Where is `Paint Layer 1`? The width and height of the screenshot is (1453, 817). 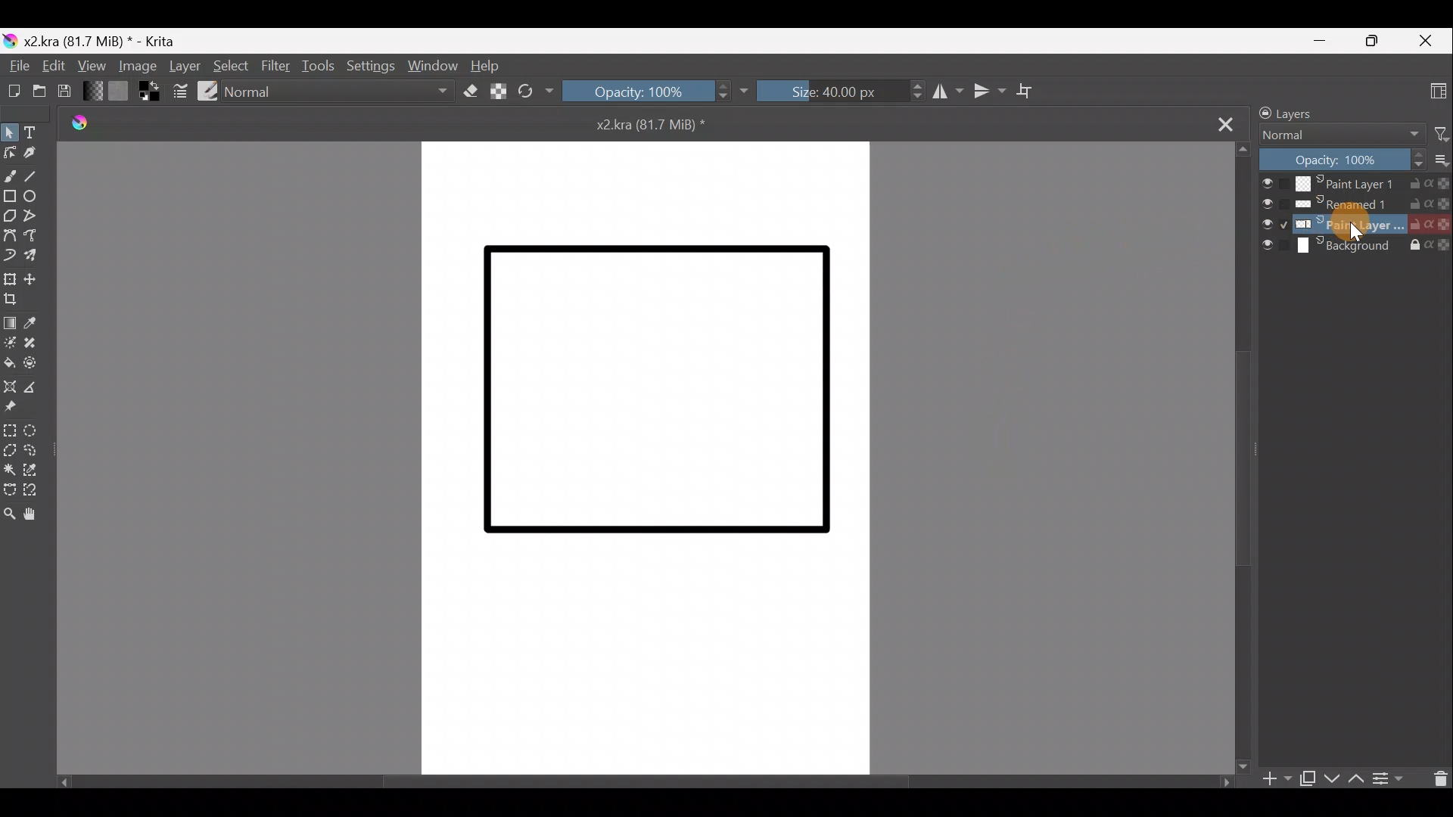
Paint Layer 1 is located at coordinates (1352, 183).